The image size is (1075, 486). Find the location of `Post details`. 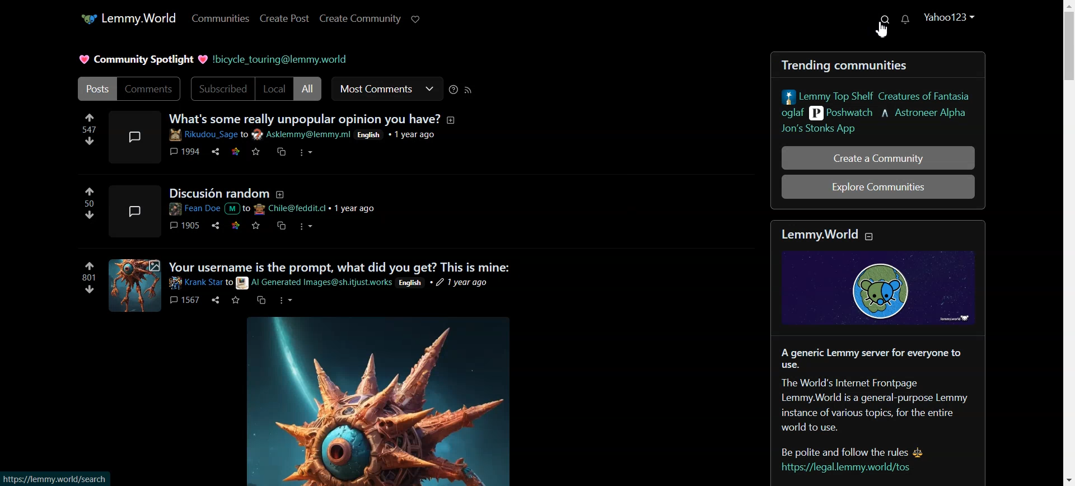

Post details is located at coordinates (329, 282).